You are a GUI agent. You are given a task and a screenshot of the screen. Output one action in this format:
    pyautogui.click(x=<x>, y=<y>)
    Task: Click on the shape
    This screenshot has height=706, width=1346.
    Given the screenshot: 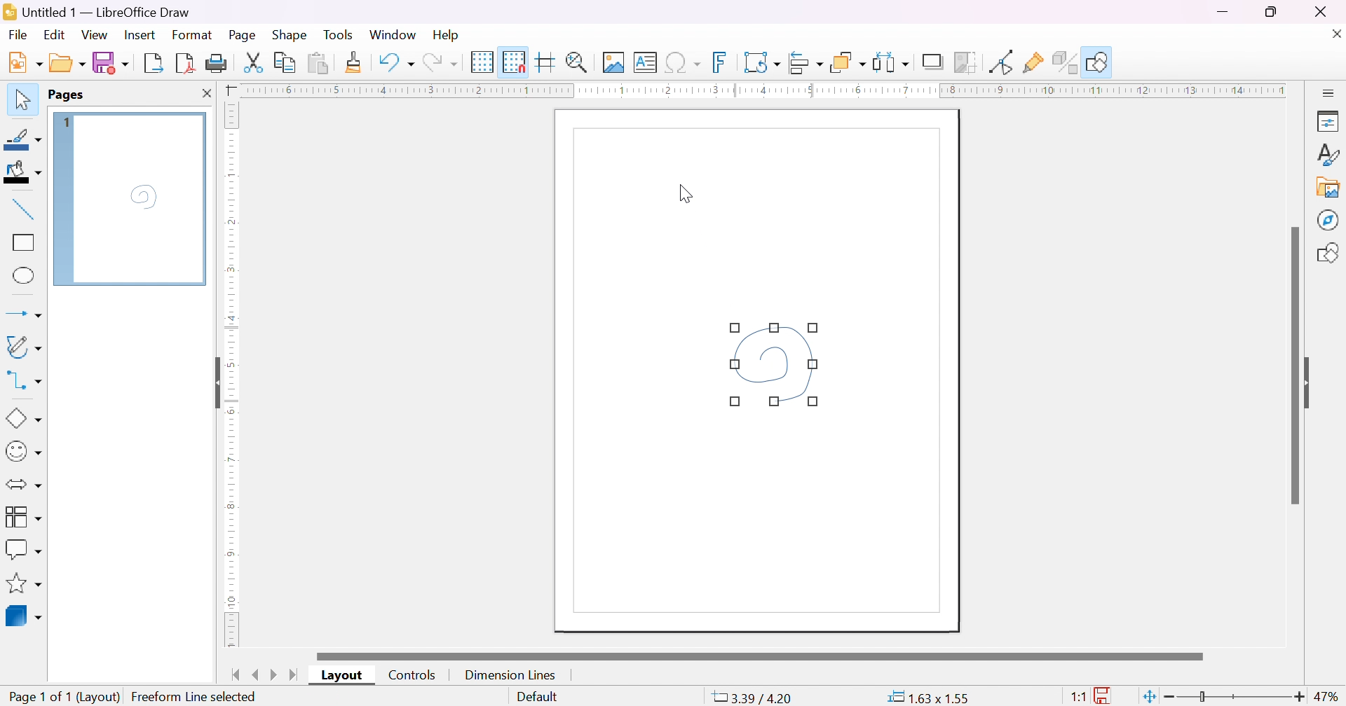 What is the action you would take?
    pyautogui.click(x=290, y=33)
    